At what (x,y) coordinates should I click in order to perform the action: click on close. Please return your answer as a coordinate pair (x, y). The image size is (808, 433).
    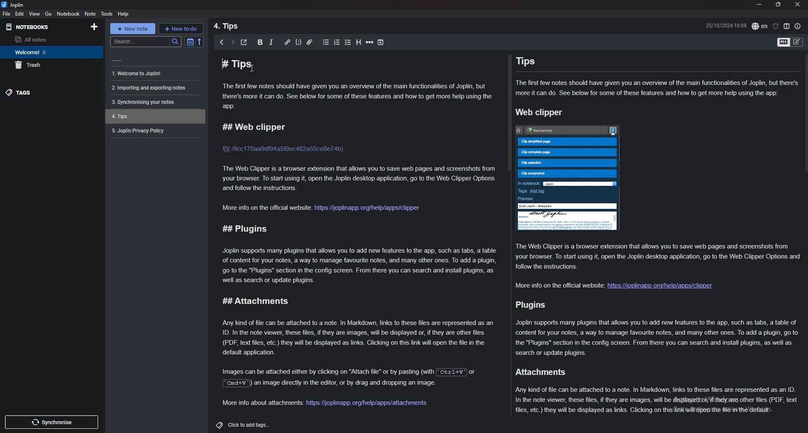
    Looking at the image, I should click on (798, 4).